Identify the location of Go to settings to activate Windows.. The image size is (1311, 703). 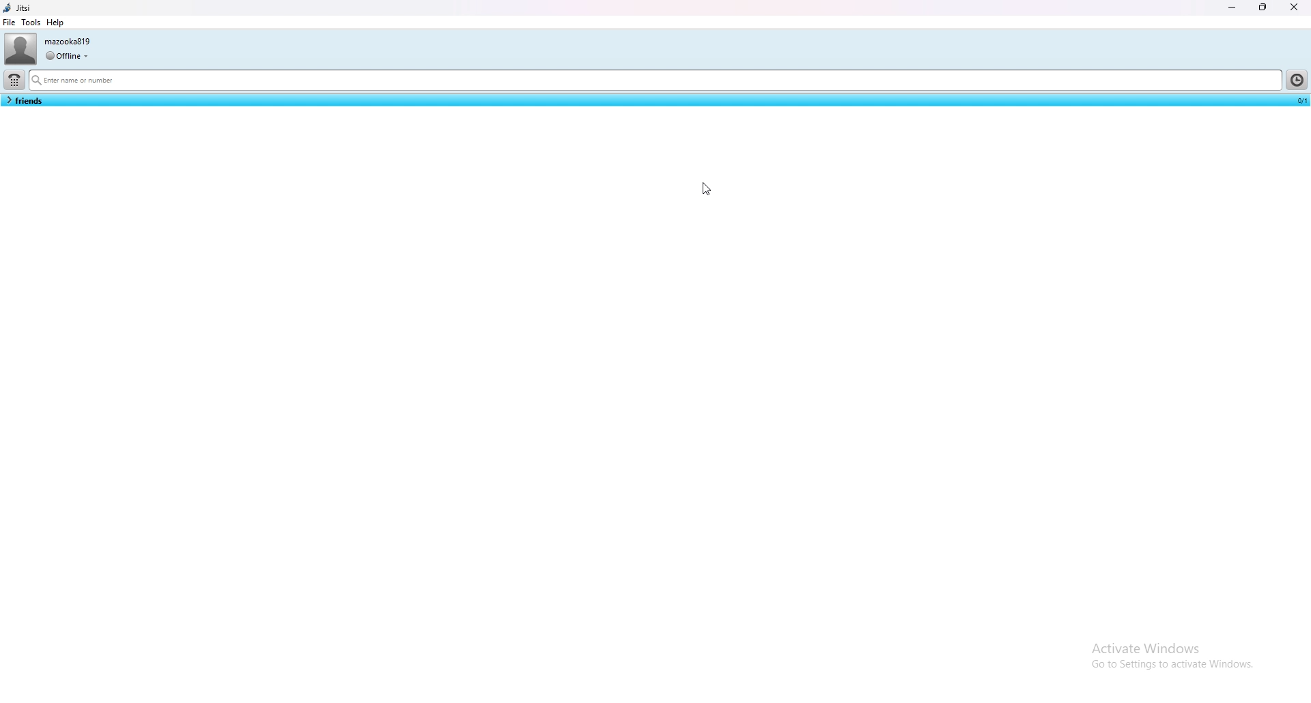
(1170, 668).